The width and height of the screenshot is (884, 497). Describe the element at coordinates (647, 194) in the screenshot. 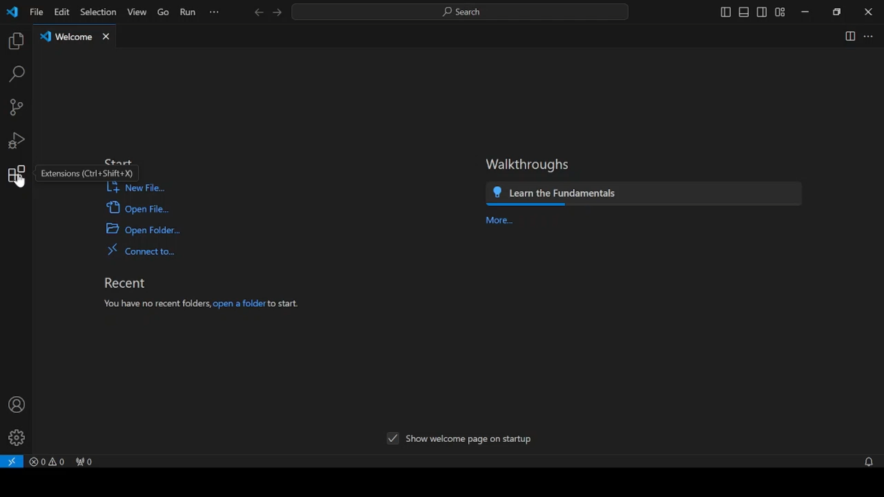

I see `learn the fundamentals` at that location.